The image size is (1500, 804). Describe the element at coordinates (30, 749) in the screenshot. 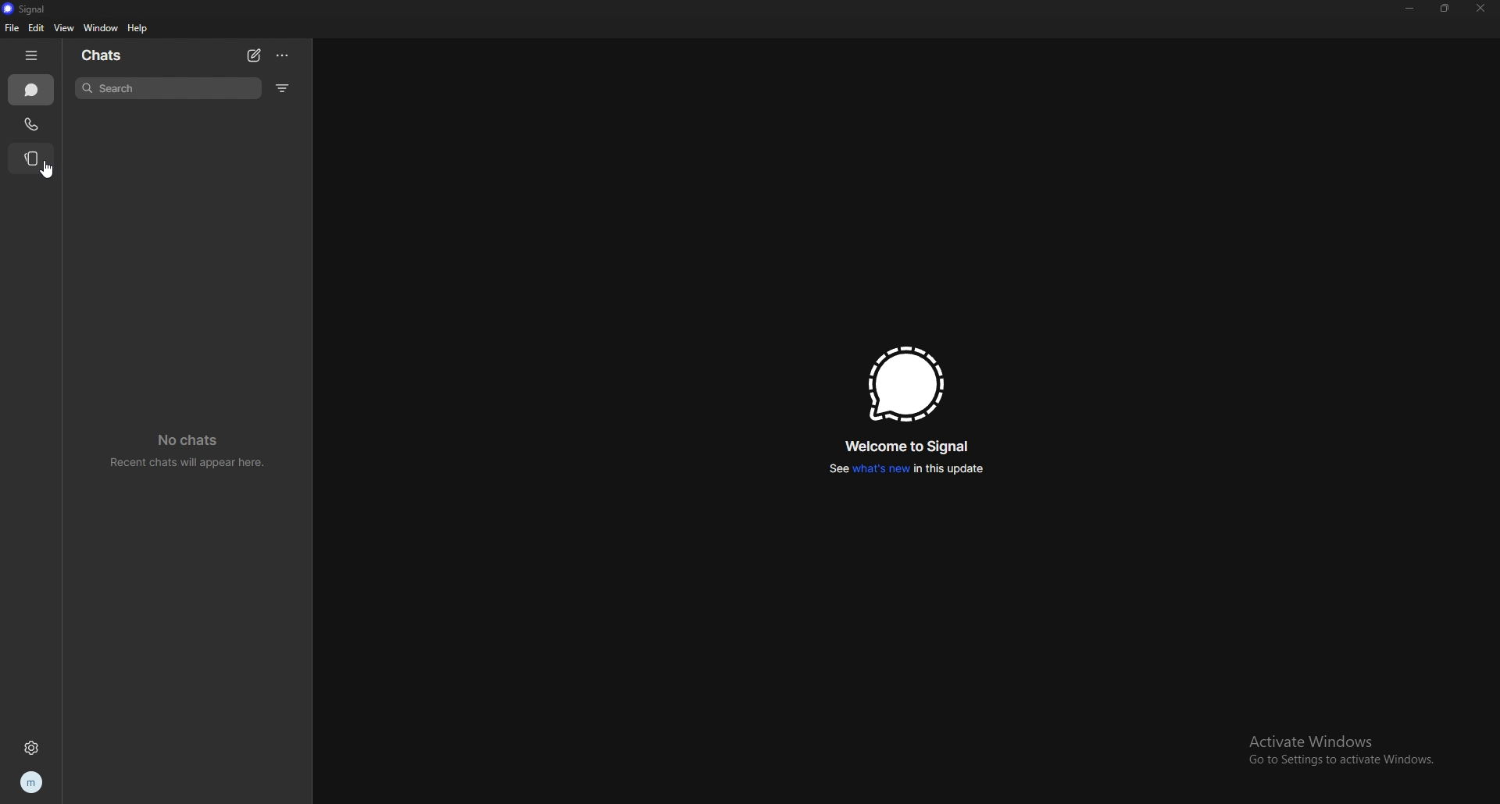

I see `settings` at that location.